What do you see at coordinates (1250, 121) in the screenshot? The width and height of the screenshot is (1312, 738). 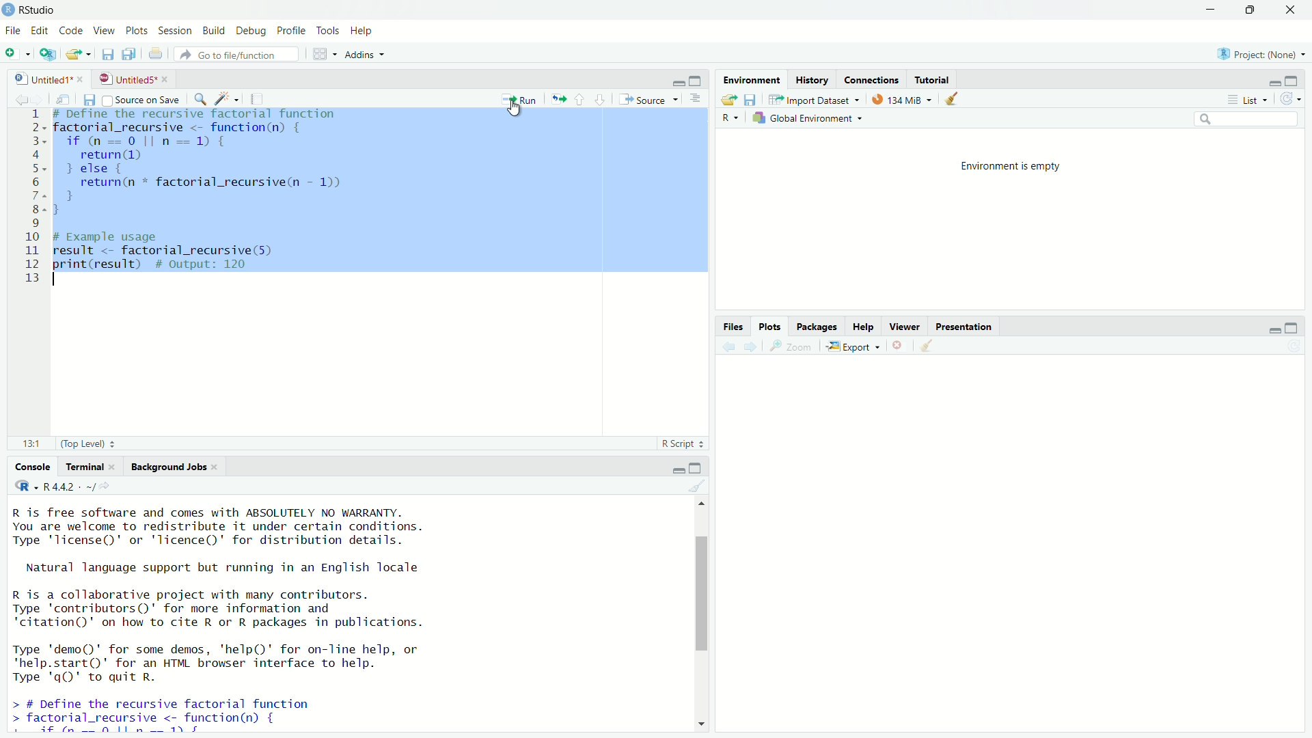 I see `Search bar` at bounding box center [1250, 121].